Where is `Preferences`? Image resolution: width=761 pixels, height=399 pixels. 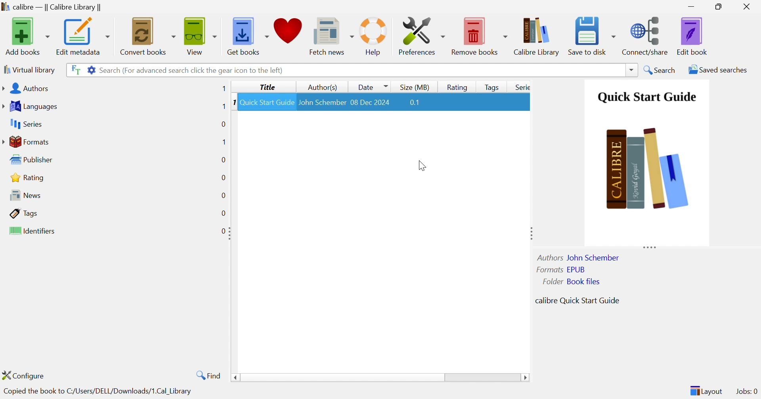 Preferences is located at coordinates (421, 36).